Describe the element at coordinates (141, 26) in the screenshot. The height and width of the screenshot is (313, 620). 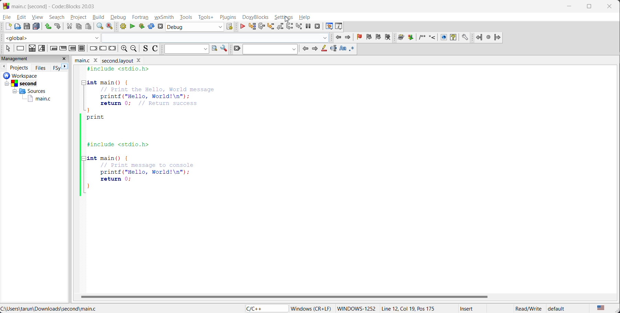
I see `build and run` at that location.